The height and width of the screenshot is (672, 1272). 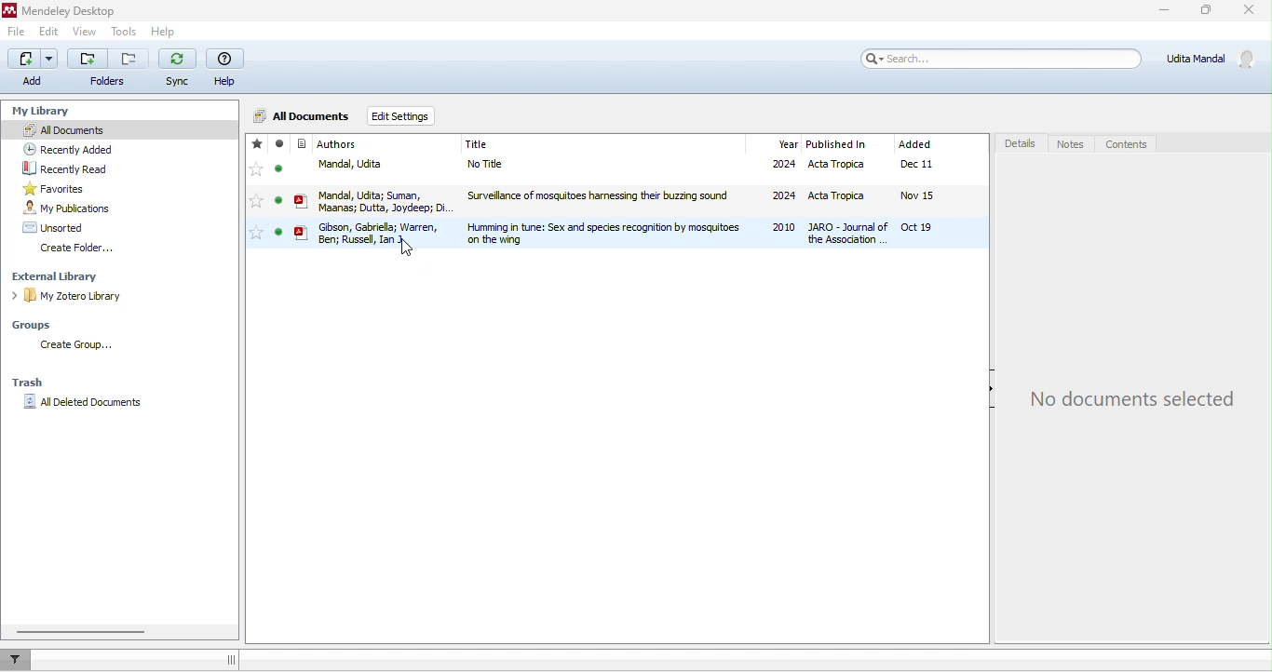 What do you see at coordinates (339, 145) in the screenshot?
I see `journal authors name` at bounding box center [339, 145].